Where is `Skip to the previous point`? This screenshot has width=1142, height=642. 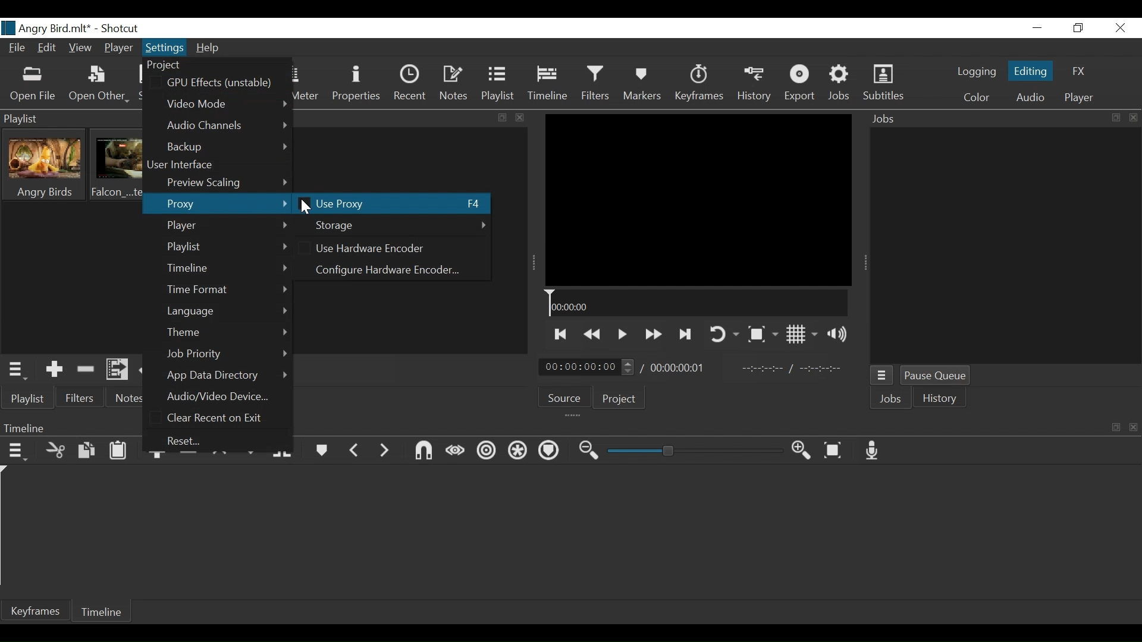 Skip to the previous point is located at coordinates (561, 335).